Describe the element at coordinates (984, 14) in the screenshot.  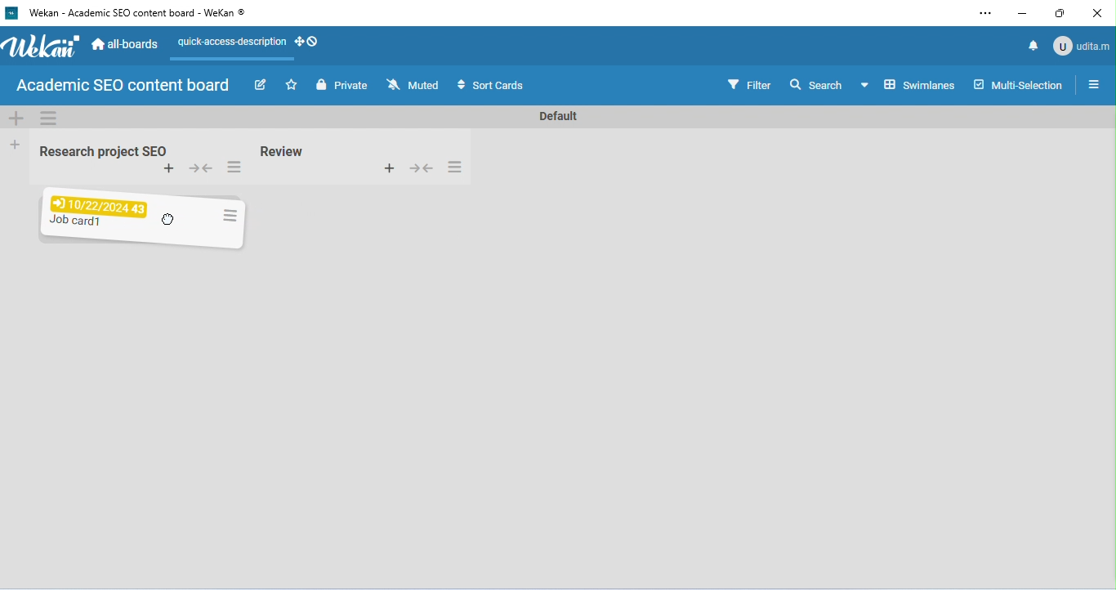
I see `settings and more` at that location.